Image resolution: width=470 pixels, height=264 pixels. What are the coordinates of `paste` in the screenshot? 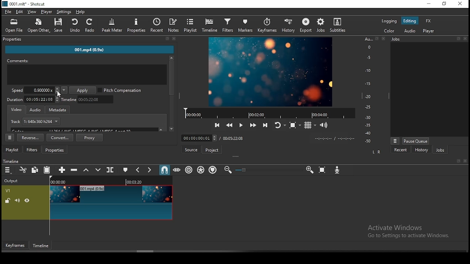 It's located at (47, 170).